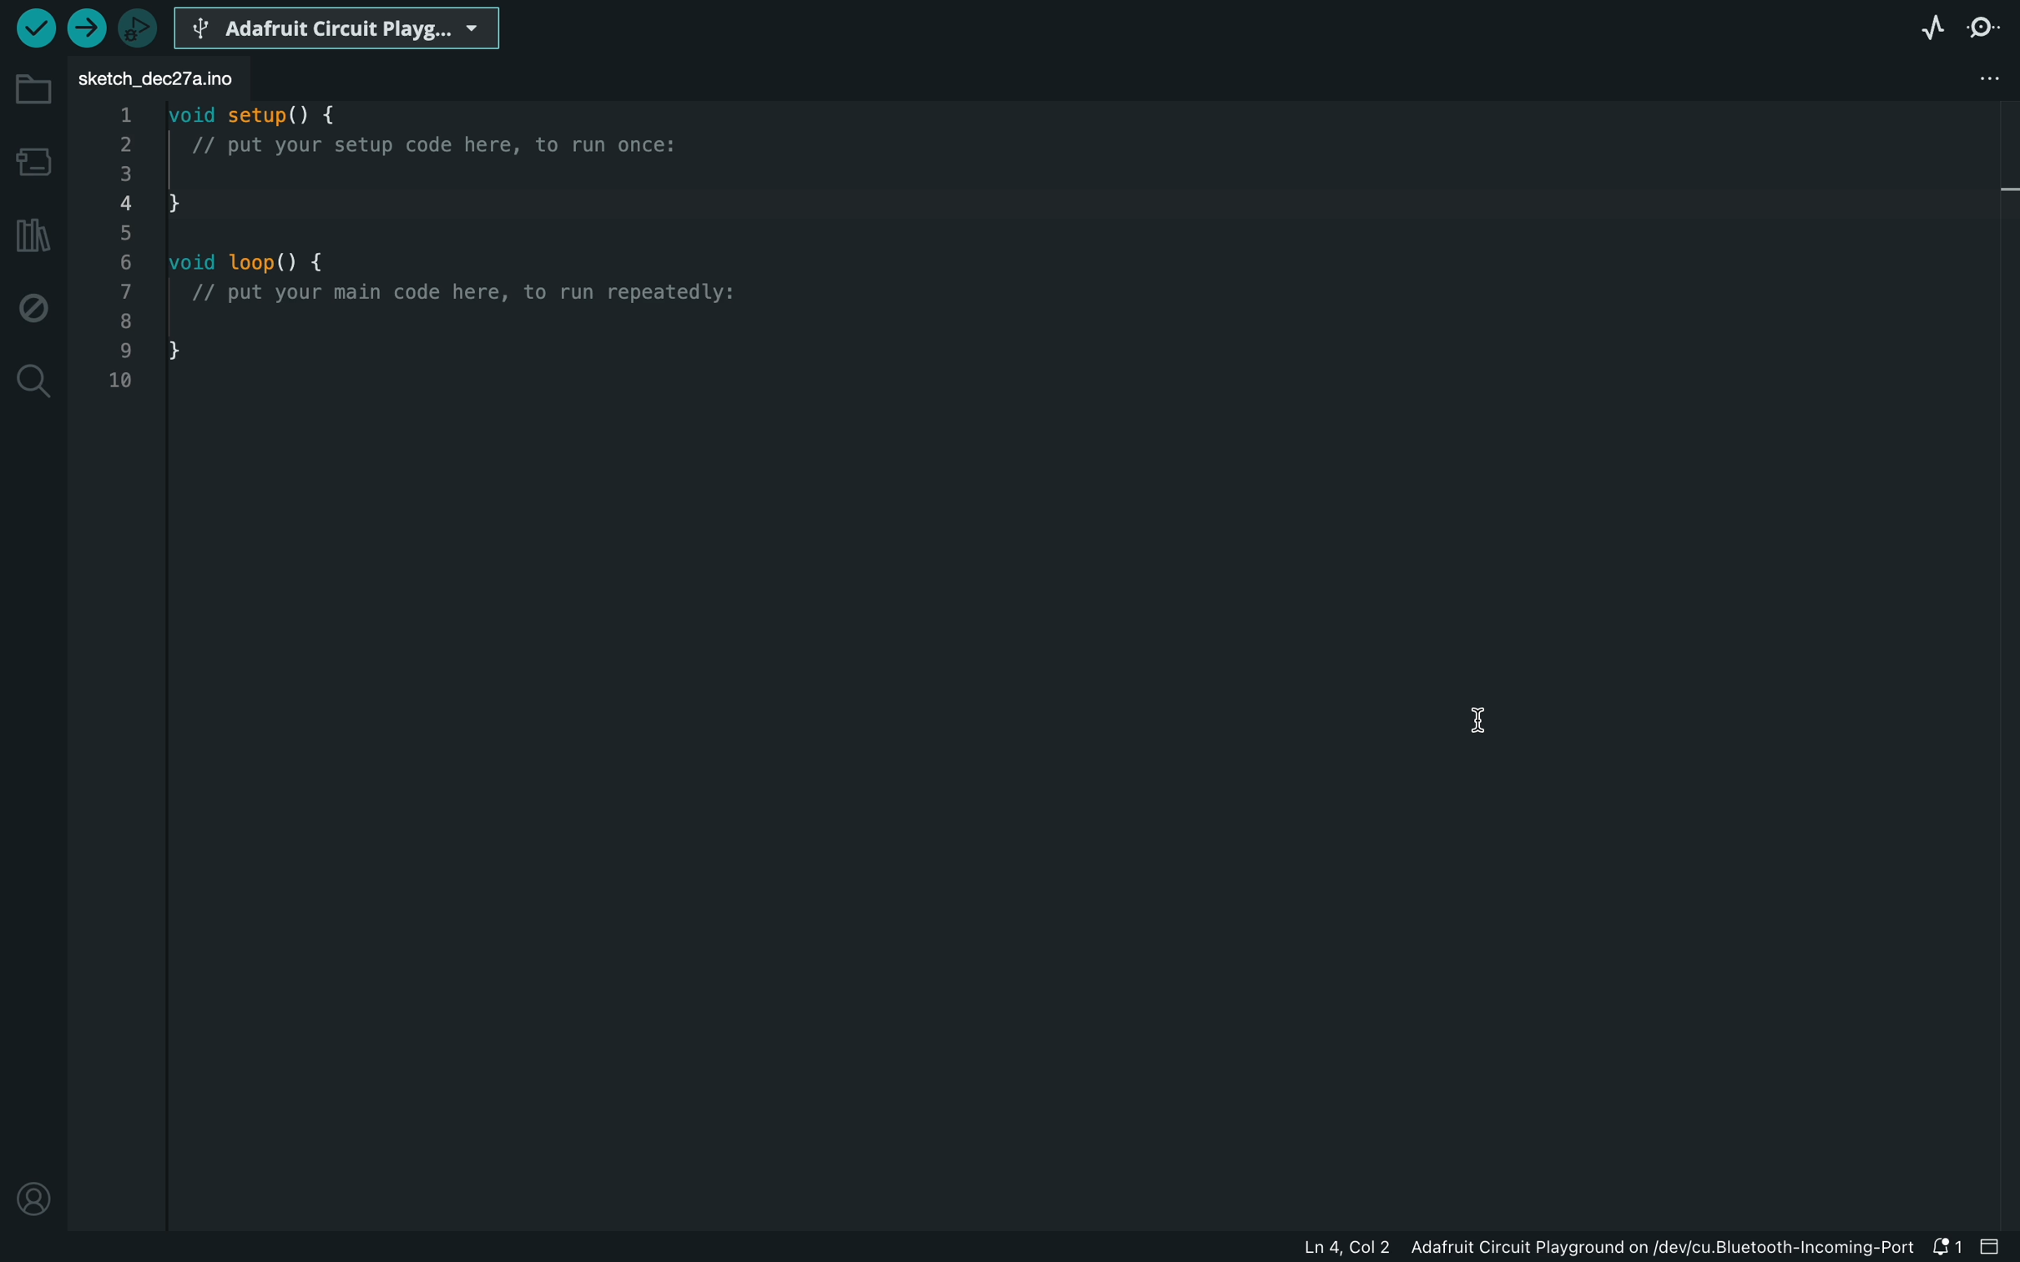 Image resolution: width=2020 pixels, height=1262 pixels. What do you see at coordinates (88, 28) in the screenshot?
I see `upload` at bounding box center [88, 28].